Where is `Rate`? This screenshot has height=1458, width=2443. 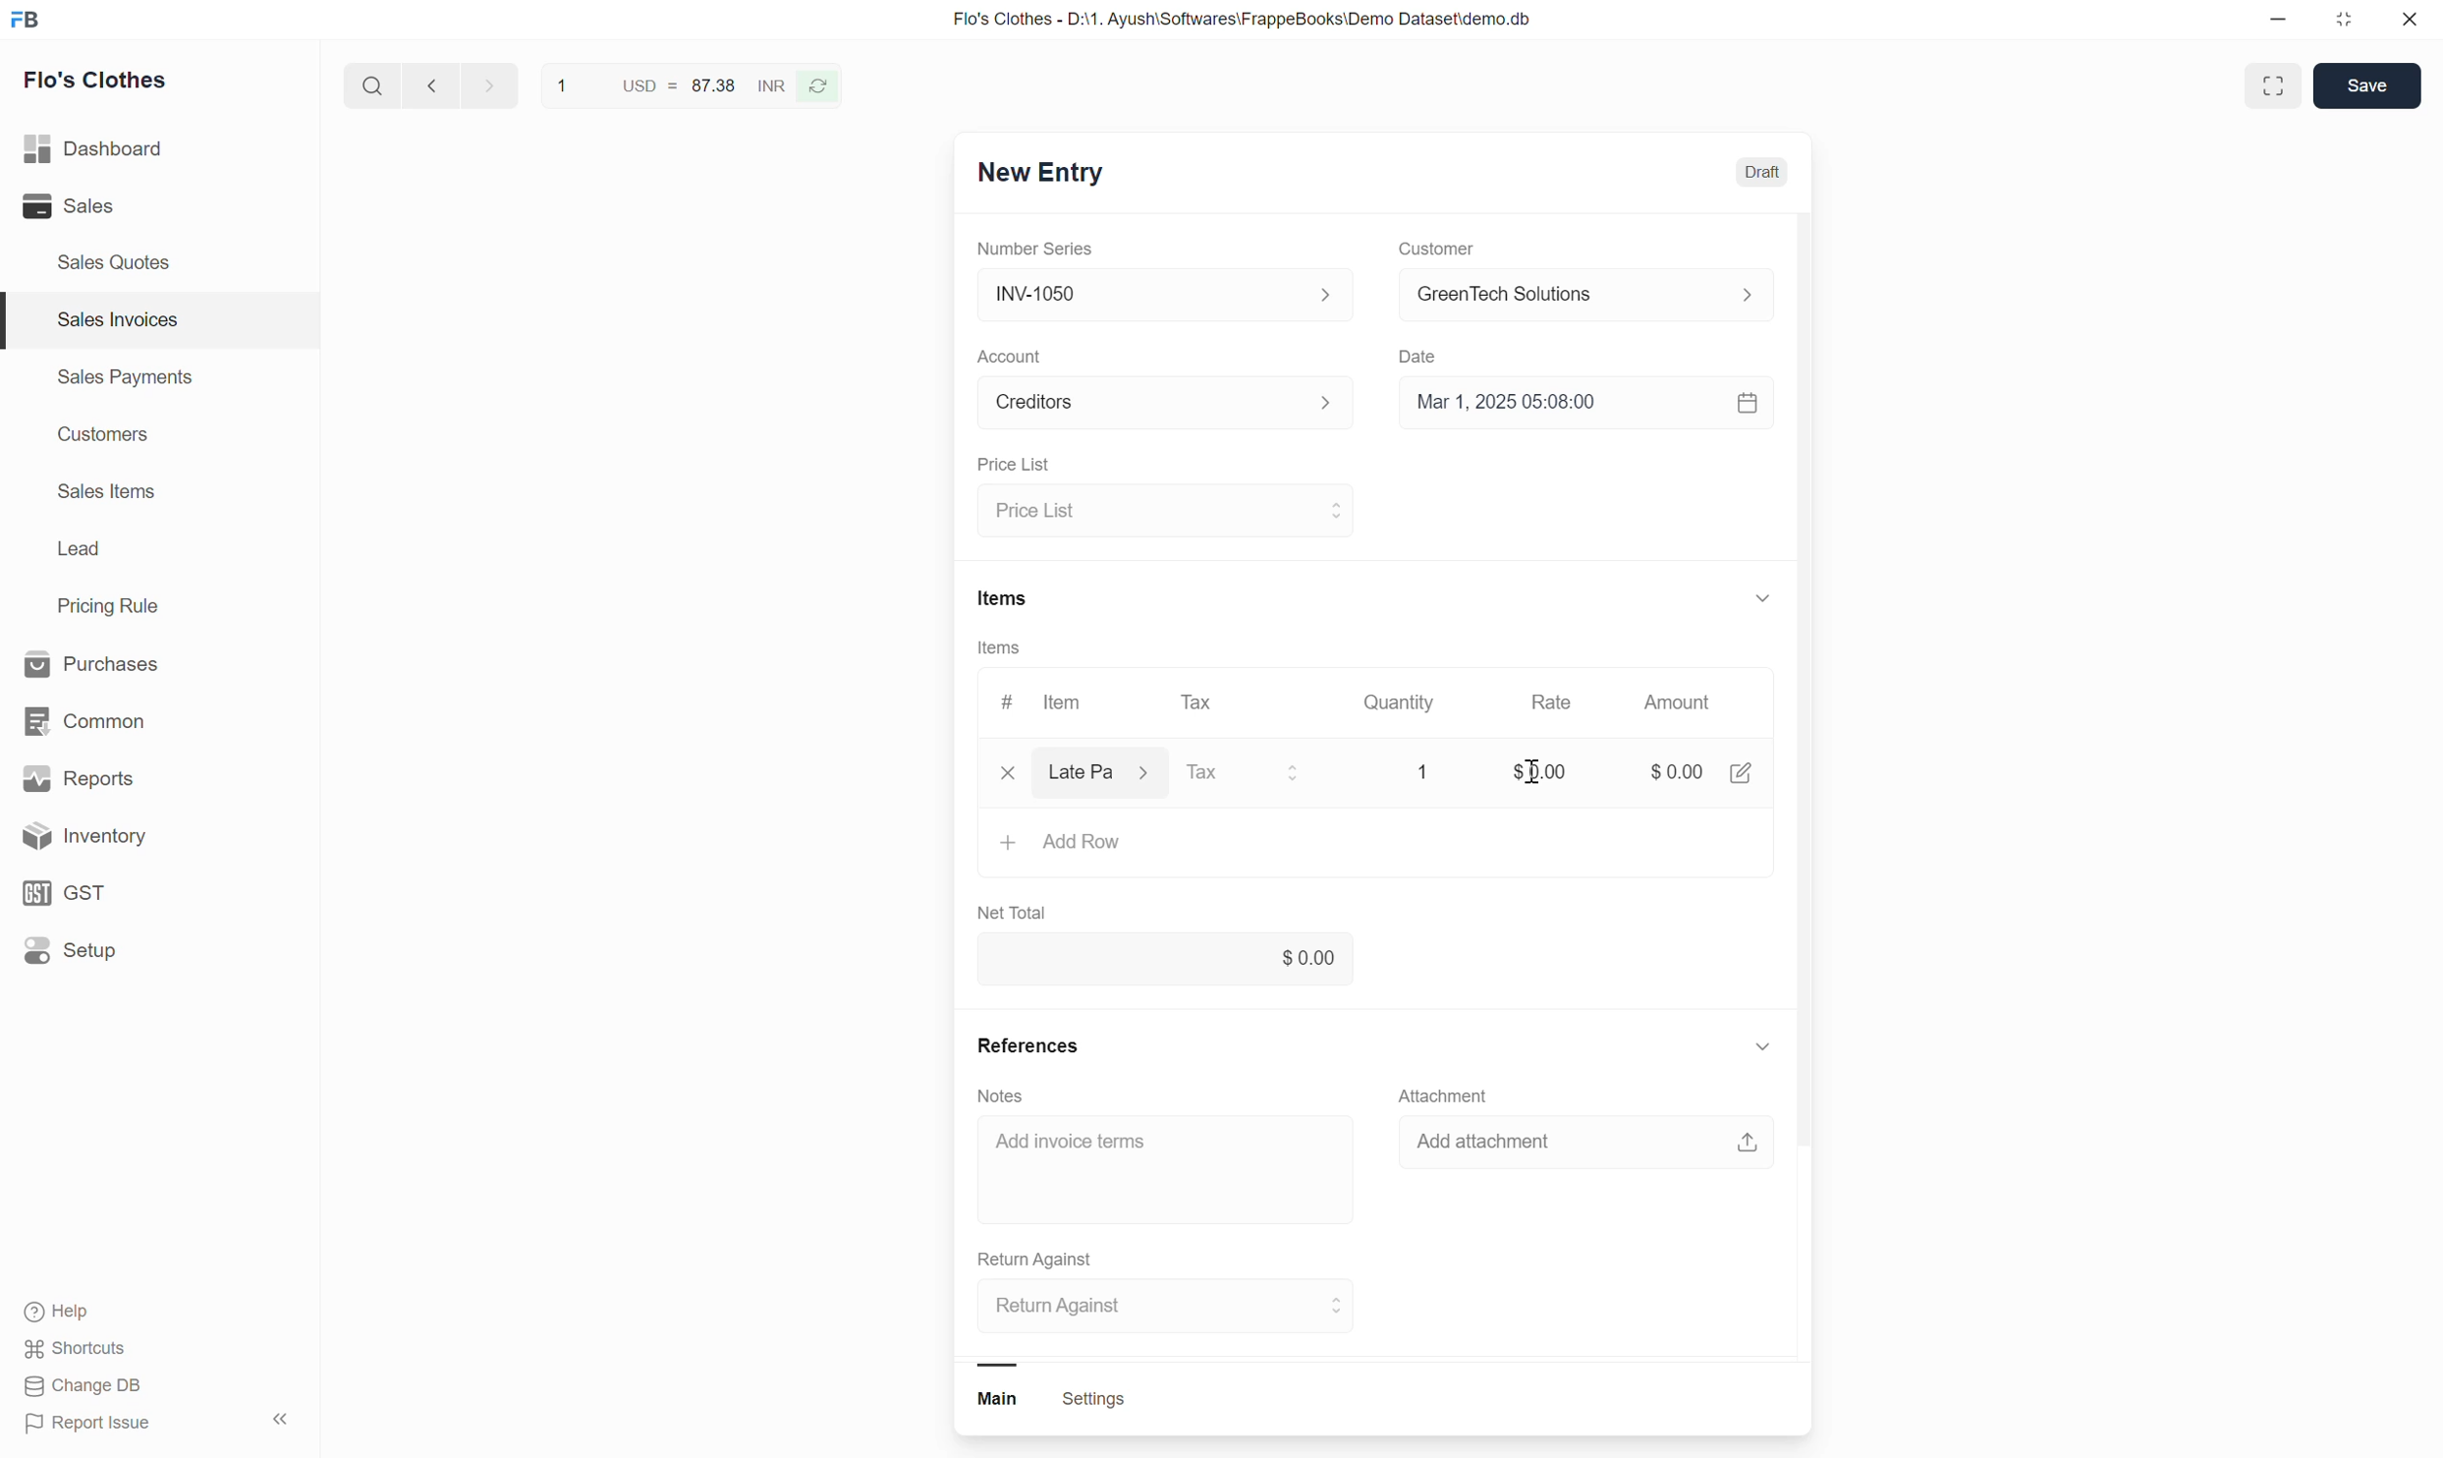
Rate is located at coordinates (1554, 704).